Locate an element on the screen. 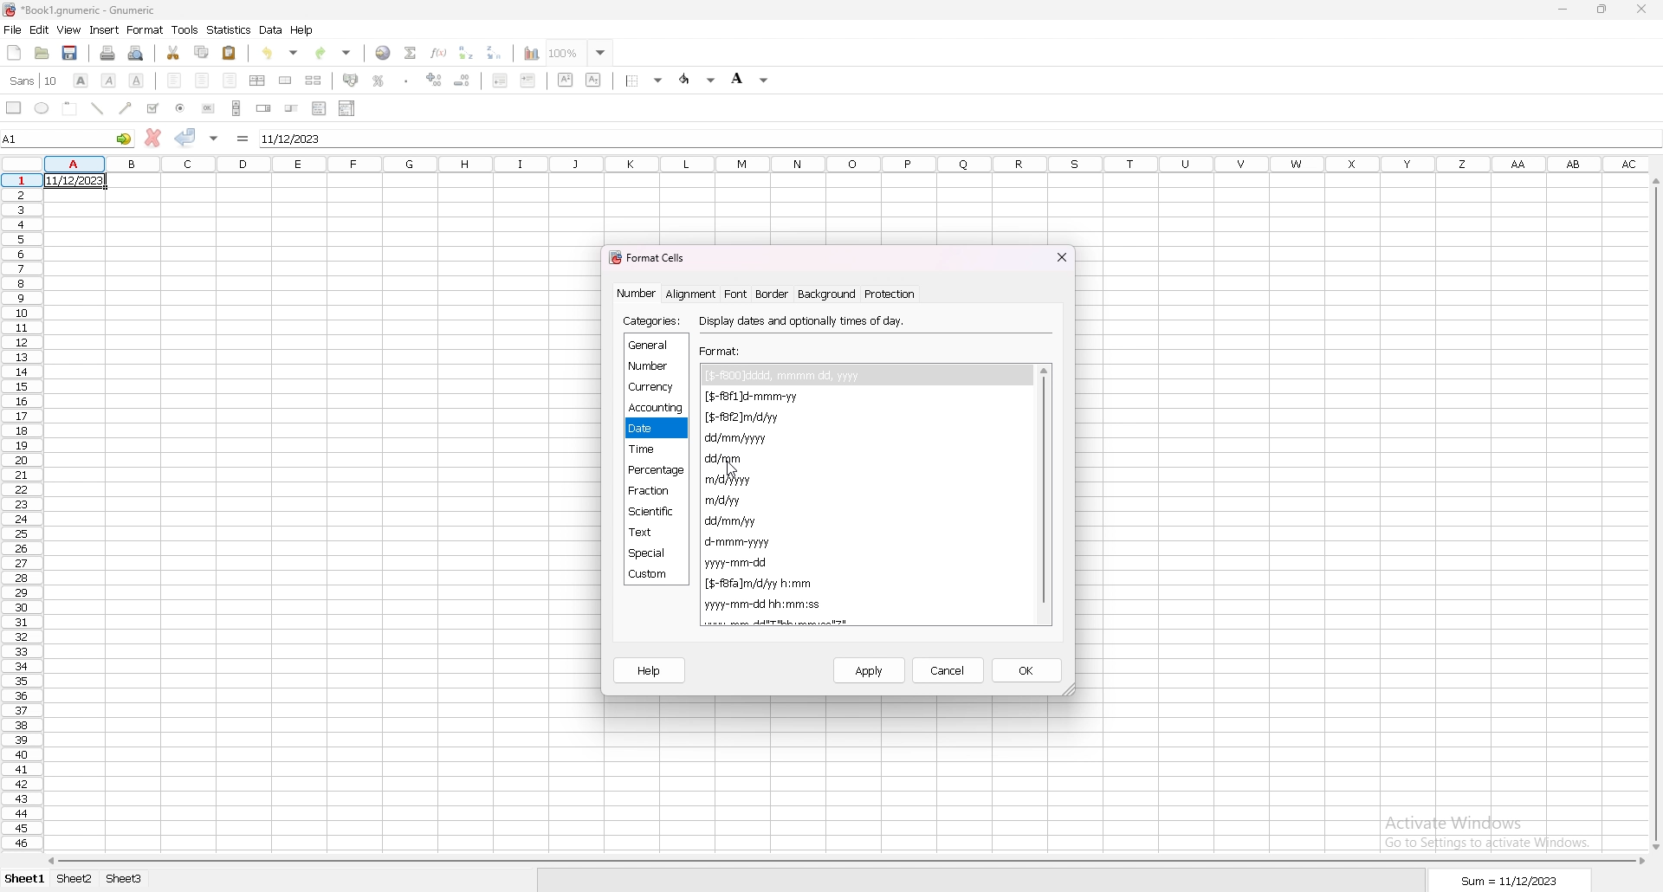 This screenshot has height=892, width=1663. help is located at coordinates (304, 30).